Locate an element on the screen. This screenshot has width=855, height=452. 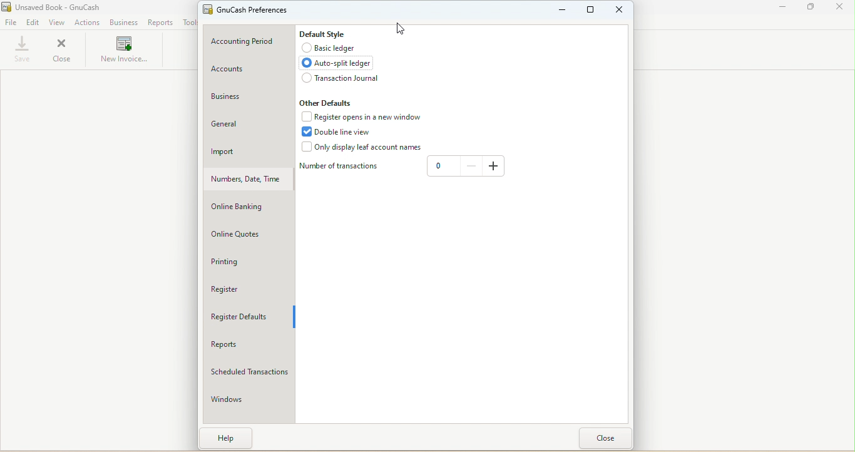
Register opens in a new window is located at coordinates (377, 116).